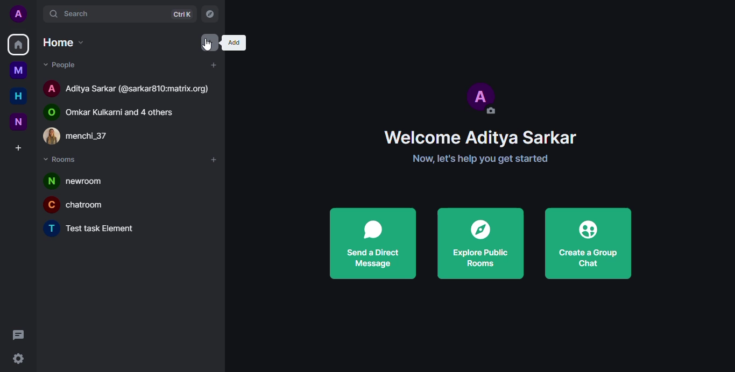 Image resolution: width=735 pixels, height=372 pixels. Describe the element at coordinates (213, 65) in the screenshot. I see `add` at that location.